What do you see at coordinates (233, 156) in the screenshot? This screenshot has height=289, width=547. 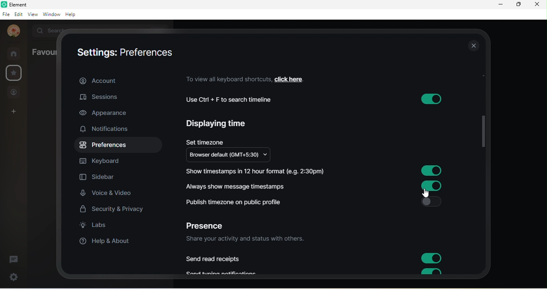 I see `browser default` at bounding box center [233, 156].